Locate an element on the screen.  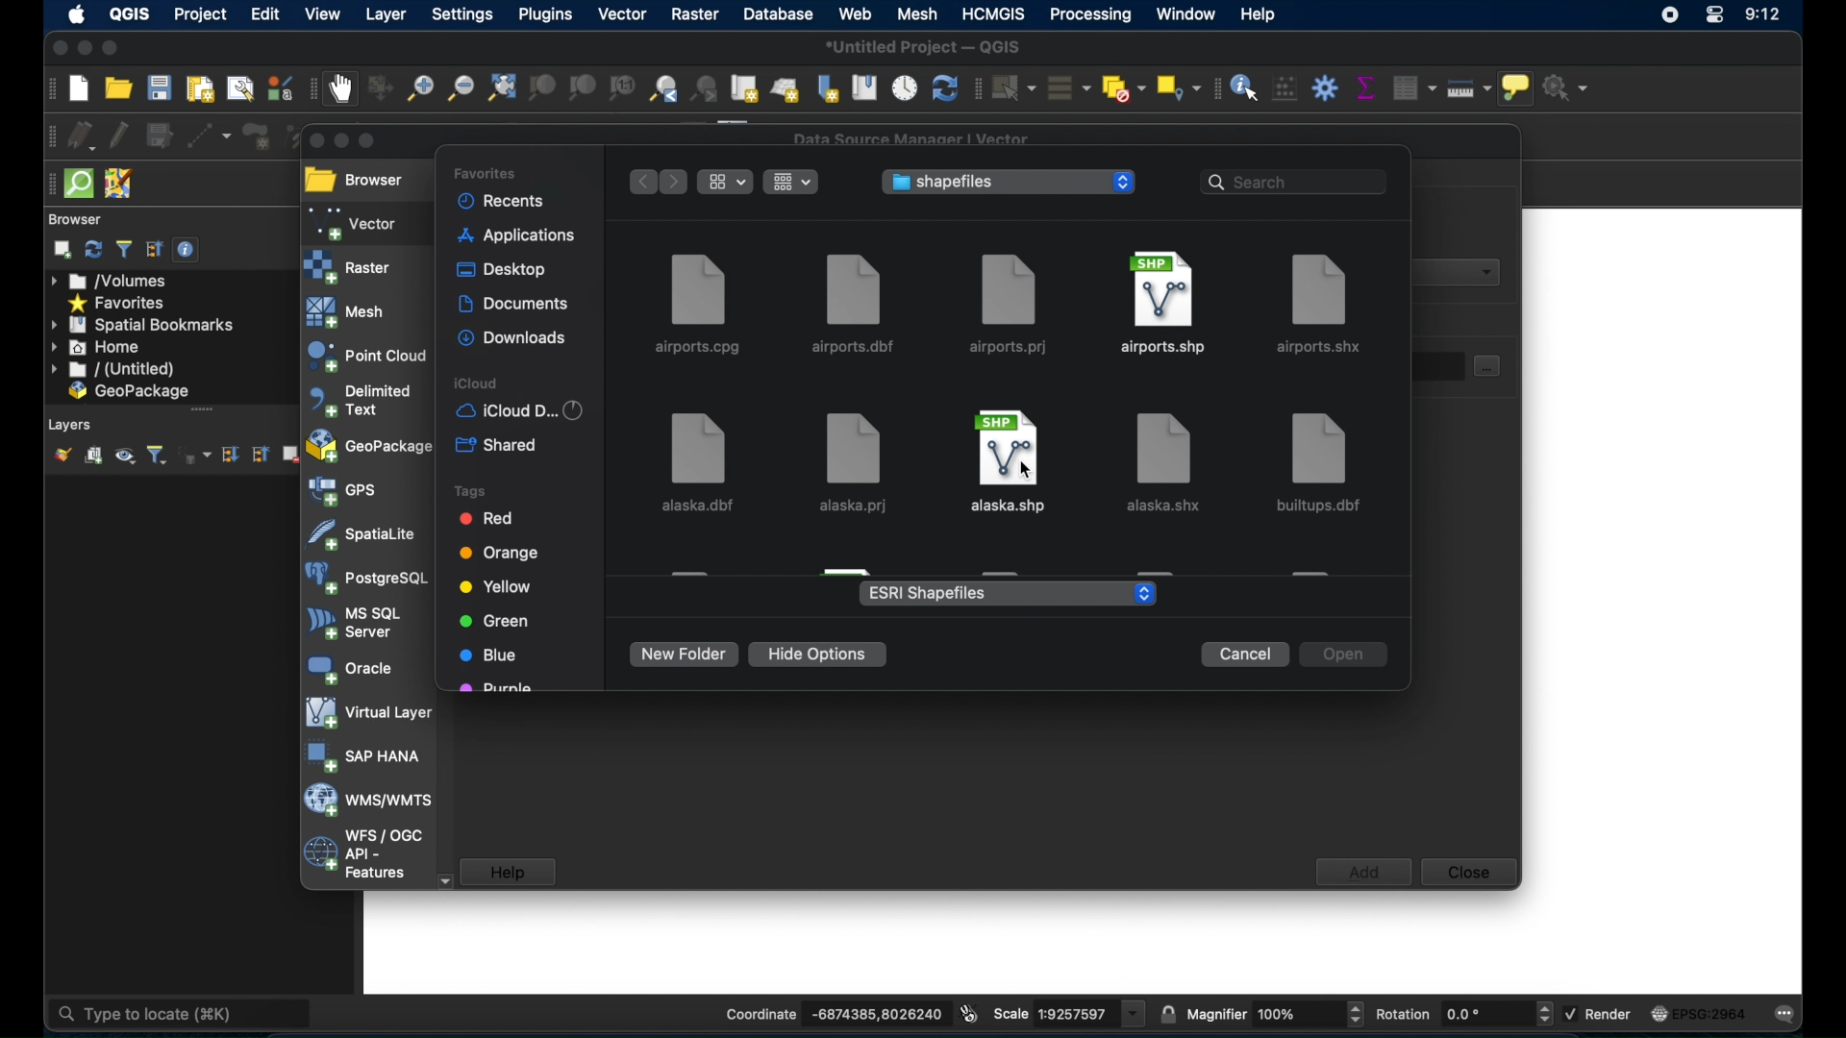
downloads is located at coordinates (512, 338).